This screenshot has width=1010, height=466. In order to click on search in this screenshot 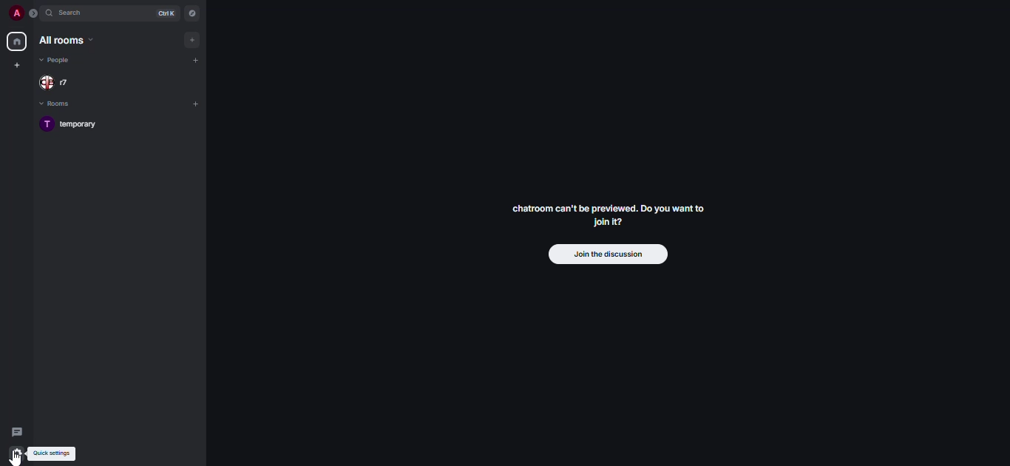, I will do `click(76, 14)`.